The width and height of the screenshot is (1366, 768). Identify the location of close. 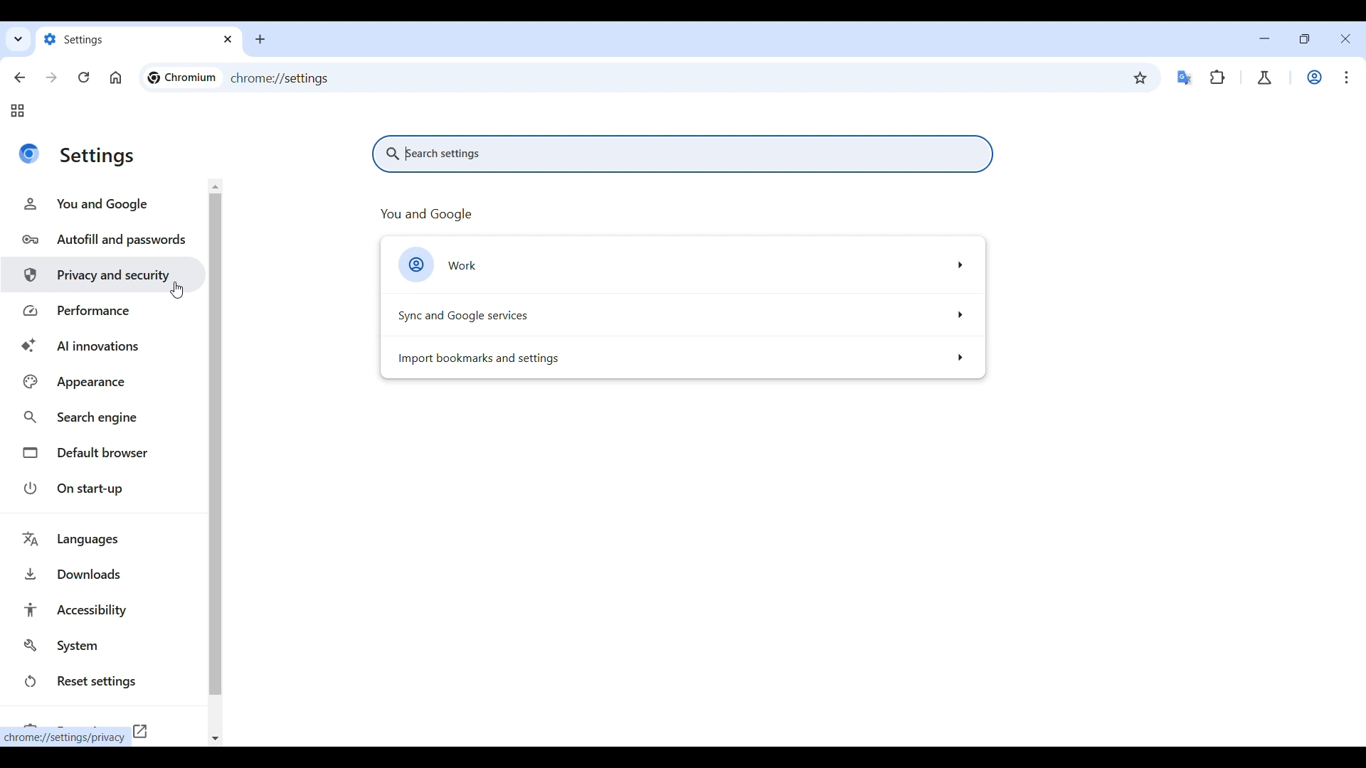
(228, 37).